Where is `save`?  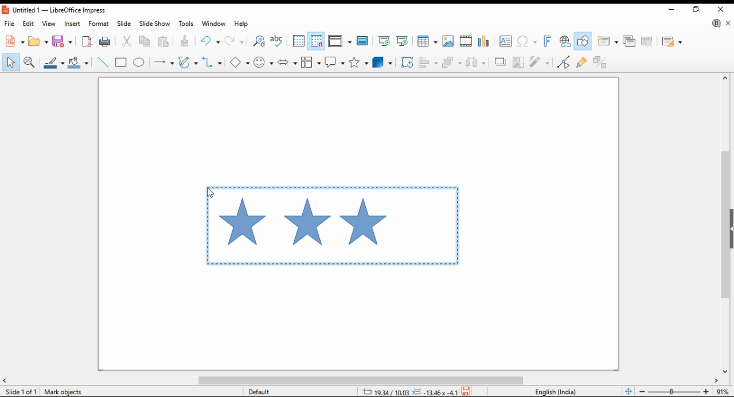 save is located at coordinates (63, 41).